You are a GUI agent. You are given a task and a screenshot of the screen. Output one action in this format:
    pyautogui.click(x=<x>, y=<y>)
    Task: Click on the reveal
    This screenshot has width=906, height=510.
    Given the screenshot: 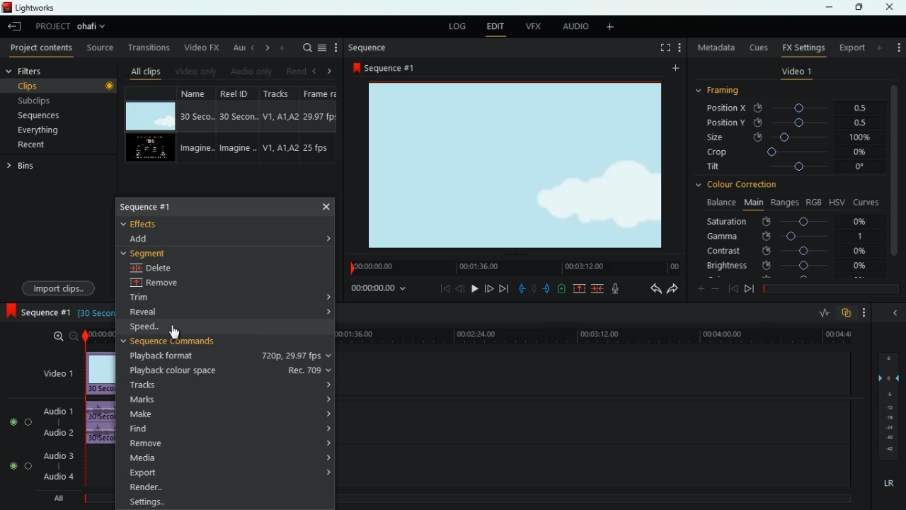 What is the action you would take?
    pyautogui.click(x=147, y=312)
    